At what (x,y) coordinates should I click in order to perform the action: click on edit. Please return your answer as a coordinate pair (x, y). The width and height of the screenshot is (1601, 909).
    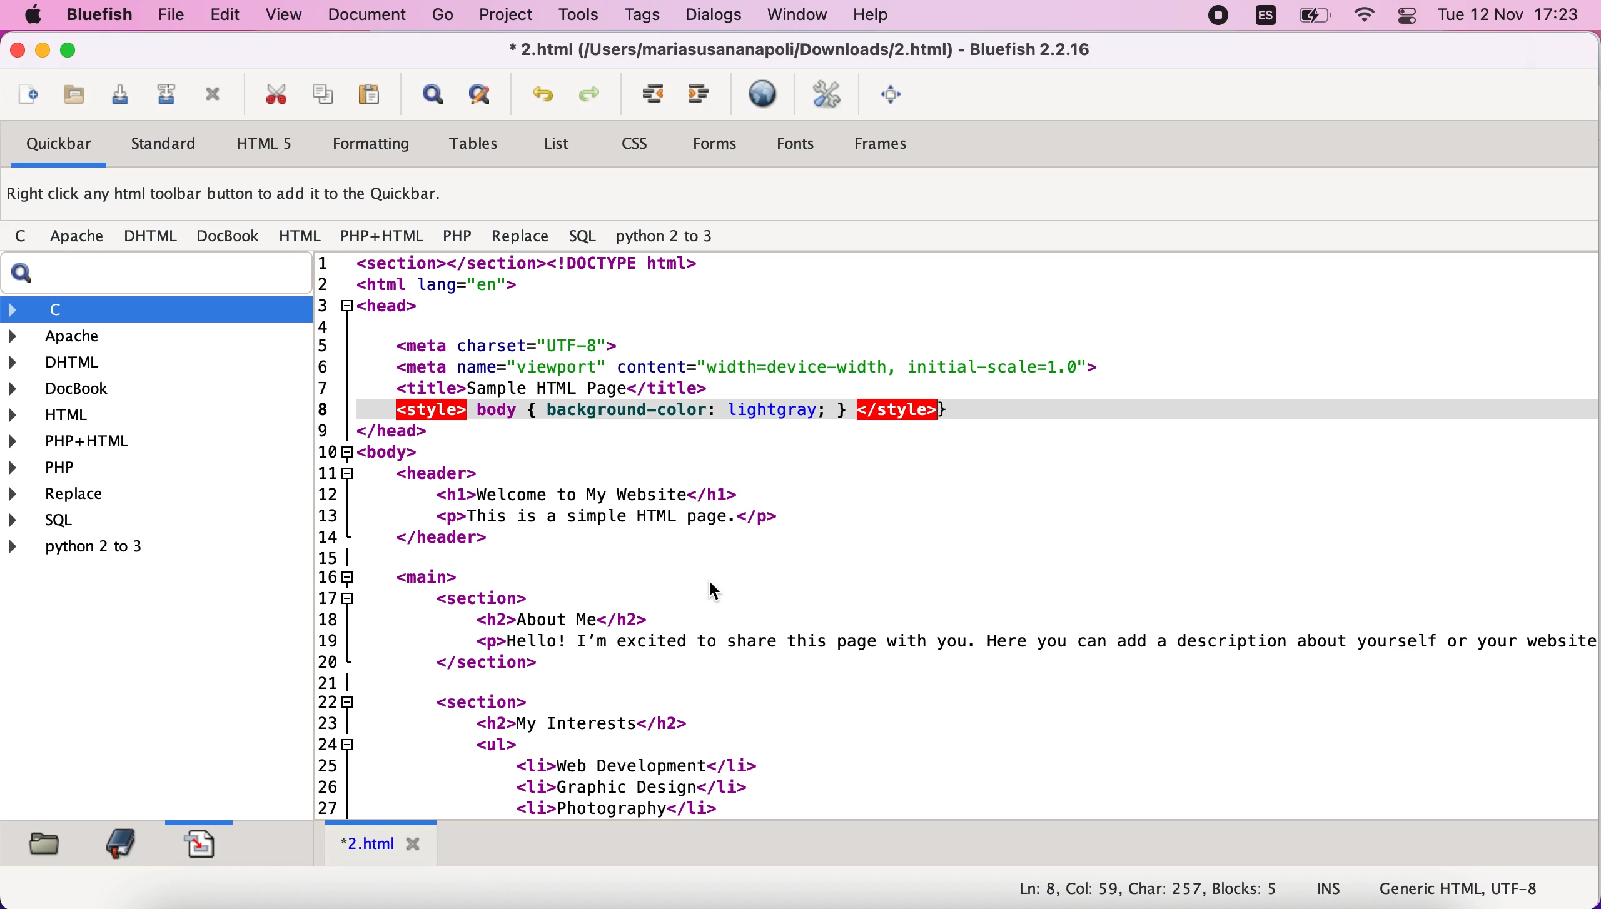
    Looking at the image, I should click on (228, 16).